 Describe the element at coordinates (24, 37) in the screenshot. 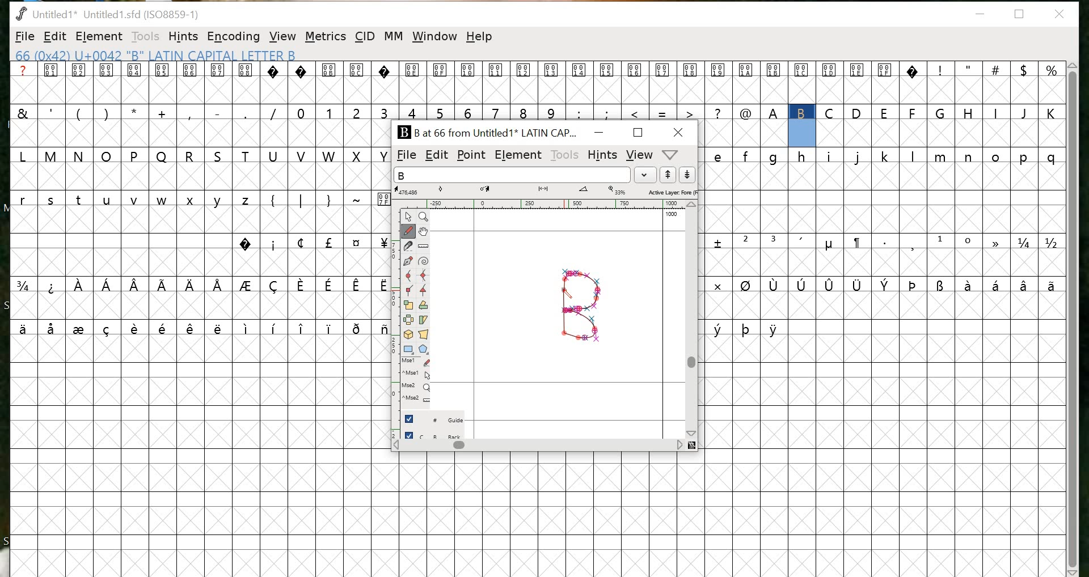

I see `FILE` at that location.